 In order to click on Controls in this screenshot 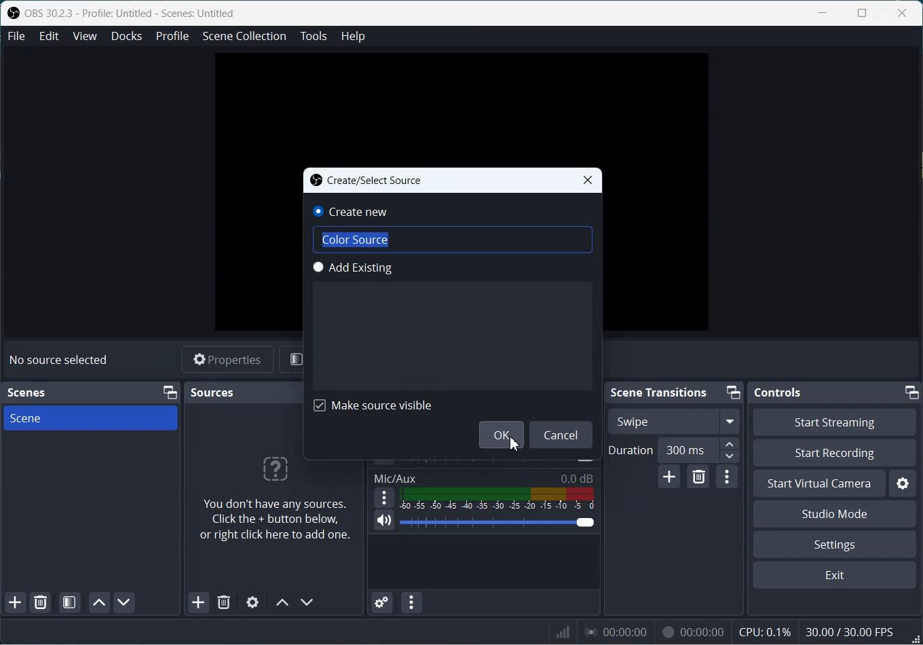, I will do `click(779, 392)`.